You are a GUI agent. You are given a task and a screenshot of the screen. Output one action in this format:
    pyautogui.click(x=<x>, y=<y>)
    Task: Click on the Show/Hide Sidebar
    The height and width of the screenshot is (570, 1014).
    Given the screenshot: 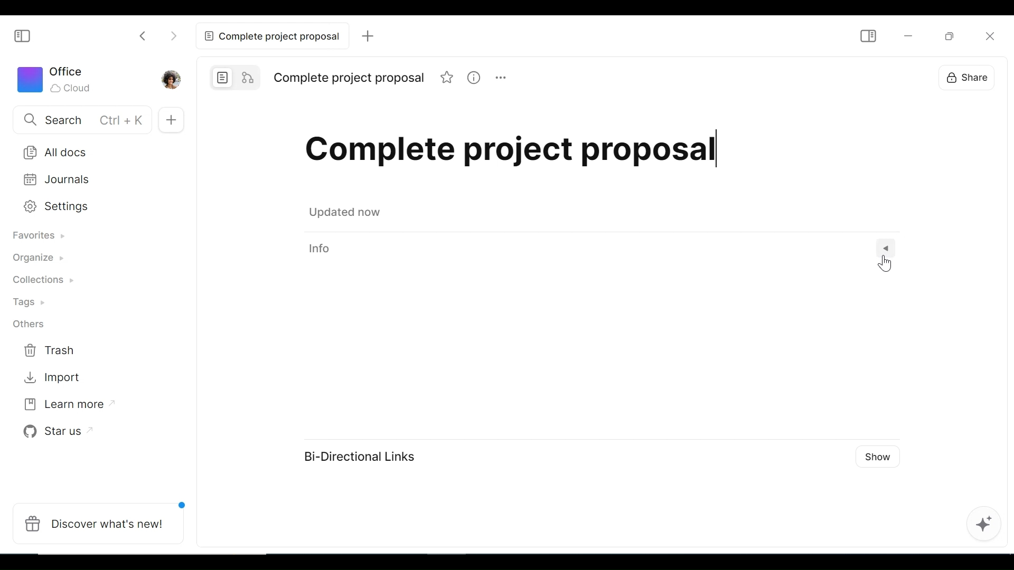 What is the action you would take?
    pyautogui.click(x=23, y=35)
    